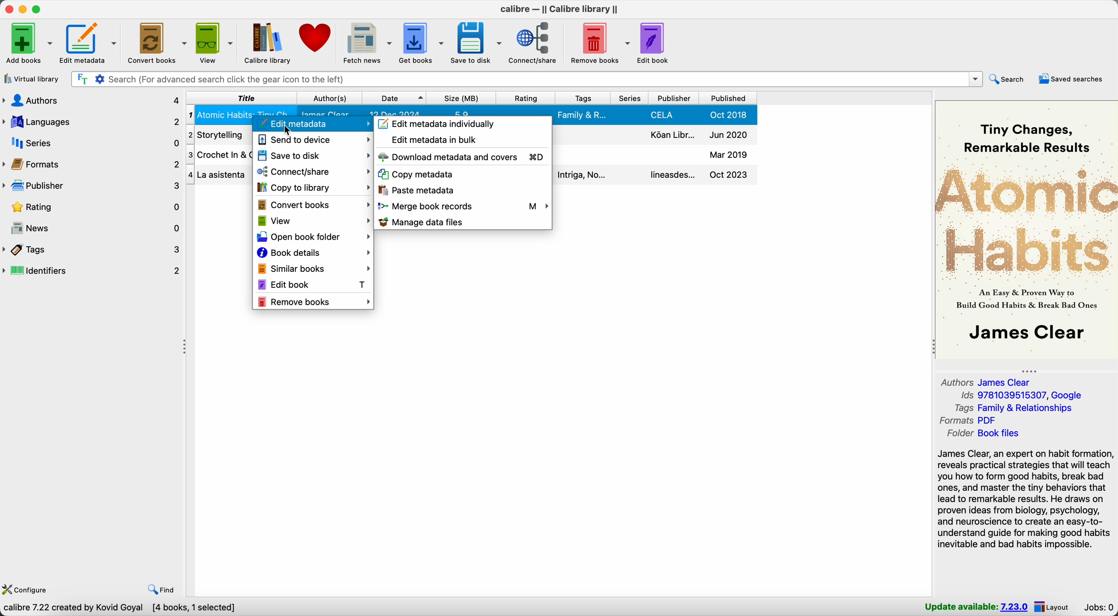  What do you see at coordinates (1013, 408) in the screenshot?
I see `tags` at bounding box center [1013, 408].